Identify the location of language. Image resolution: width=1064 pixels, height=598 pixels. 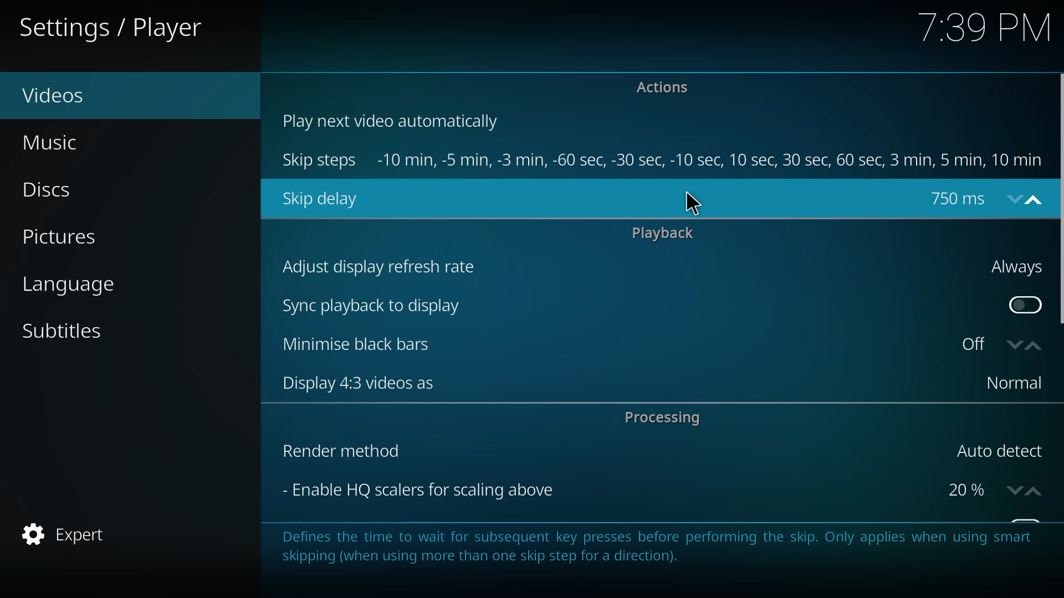
(81, 287).